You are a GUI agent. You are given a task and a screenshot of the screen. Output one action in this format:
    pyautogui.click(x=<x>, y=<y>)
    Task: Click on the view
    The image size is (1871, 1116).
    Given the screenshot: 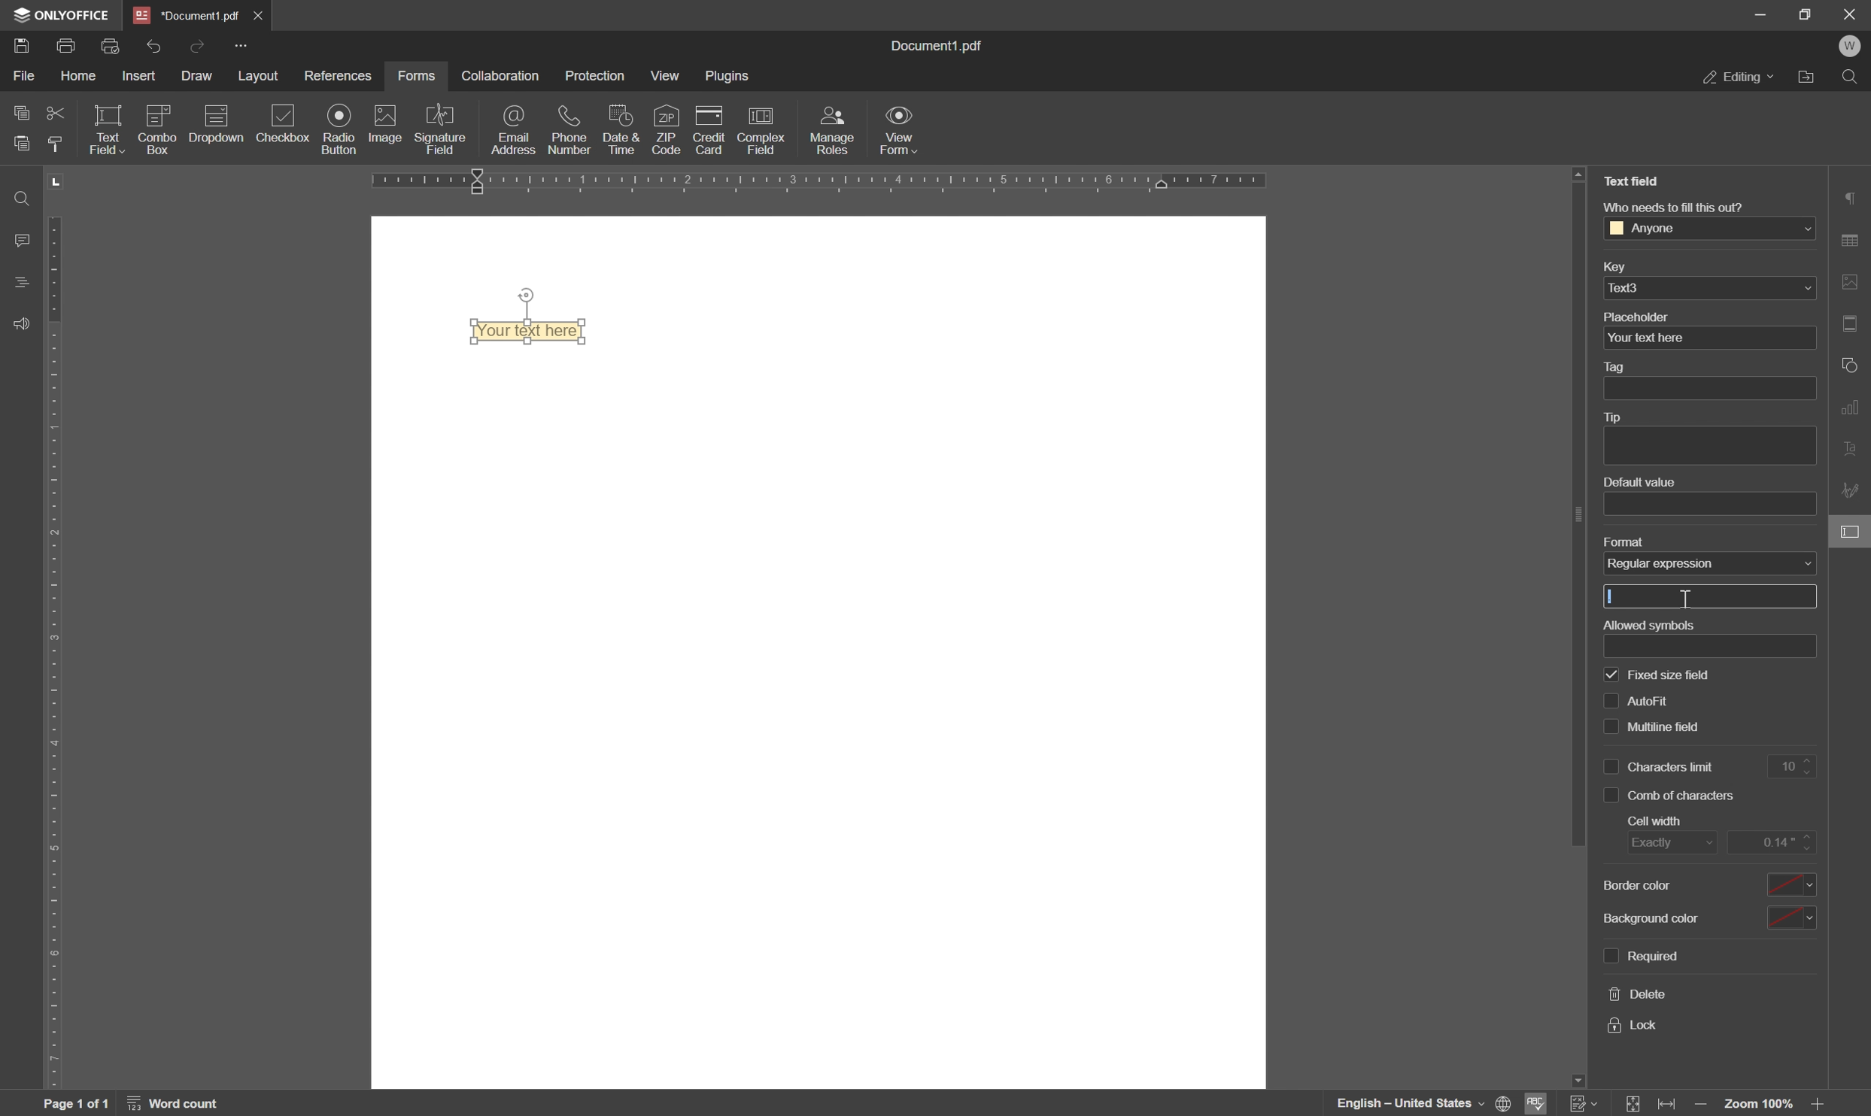 What is the action you would take?
    pyautogui.click(x=665, y=77)
    